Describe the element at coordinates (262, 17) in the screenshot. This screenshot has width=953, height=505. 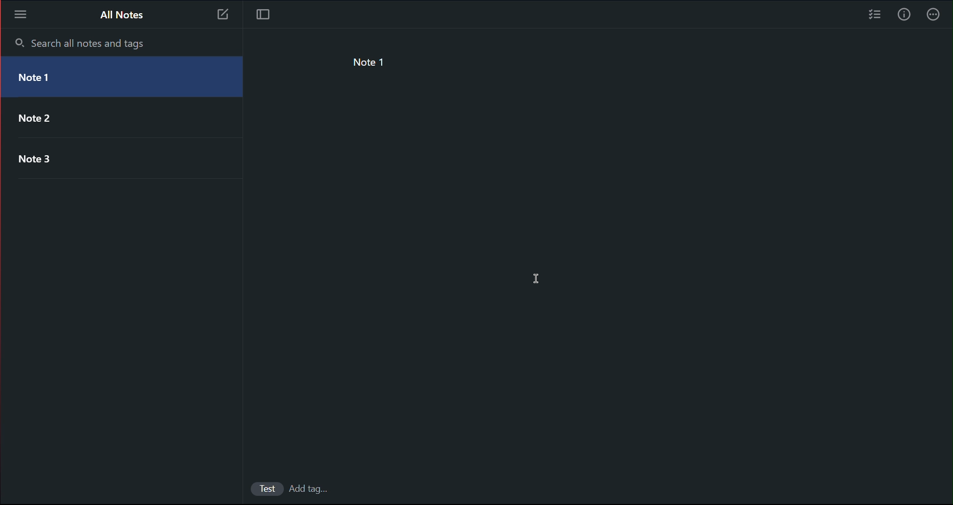
I see `Focus mode` at that location.